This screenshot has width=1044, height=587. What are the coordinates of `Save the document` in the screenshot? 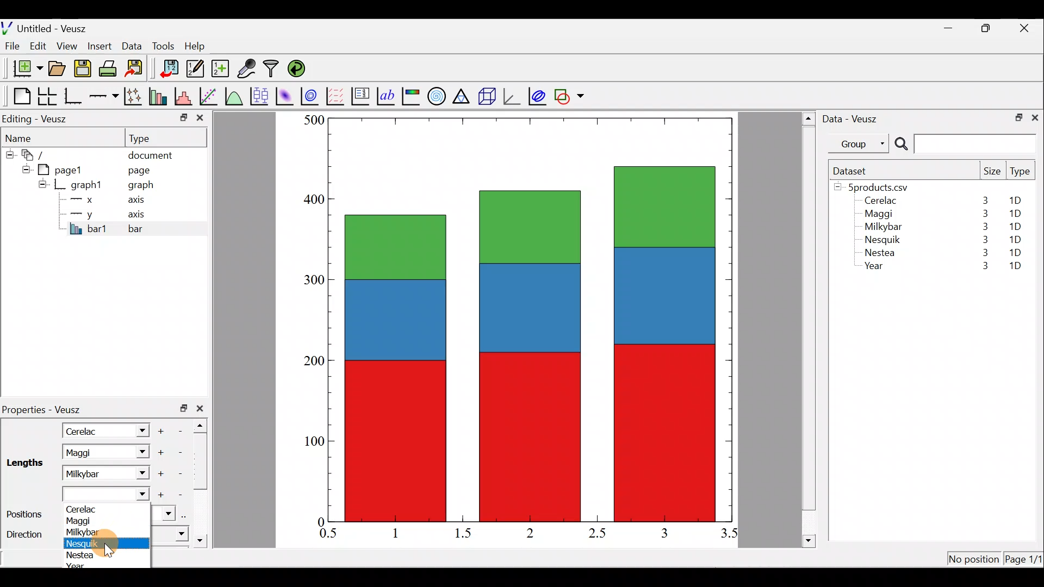 It's located at (84, 71).